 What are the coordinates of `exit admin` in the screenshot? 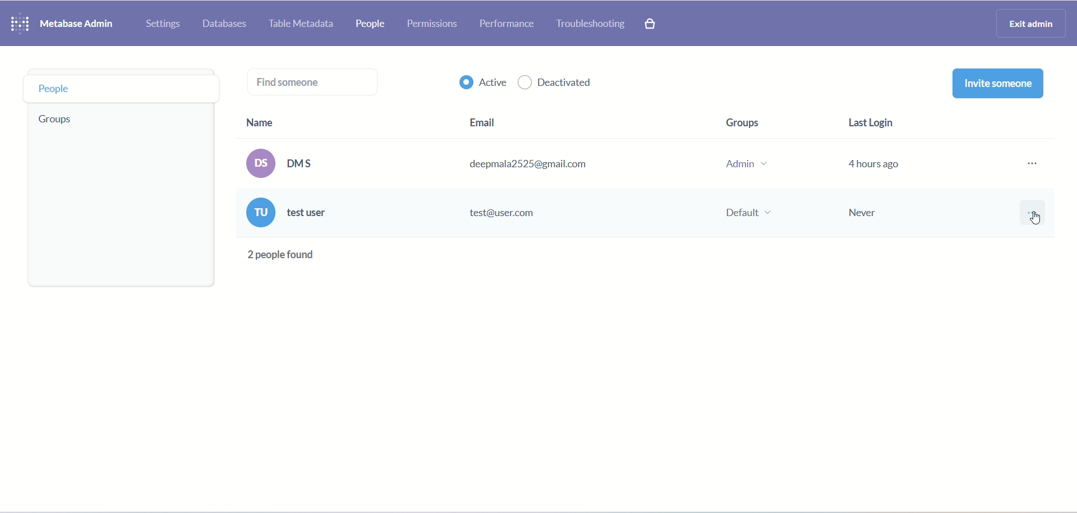 It's located at (1028, 24).